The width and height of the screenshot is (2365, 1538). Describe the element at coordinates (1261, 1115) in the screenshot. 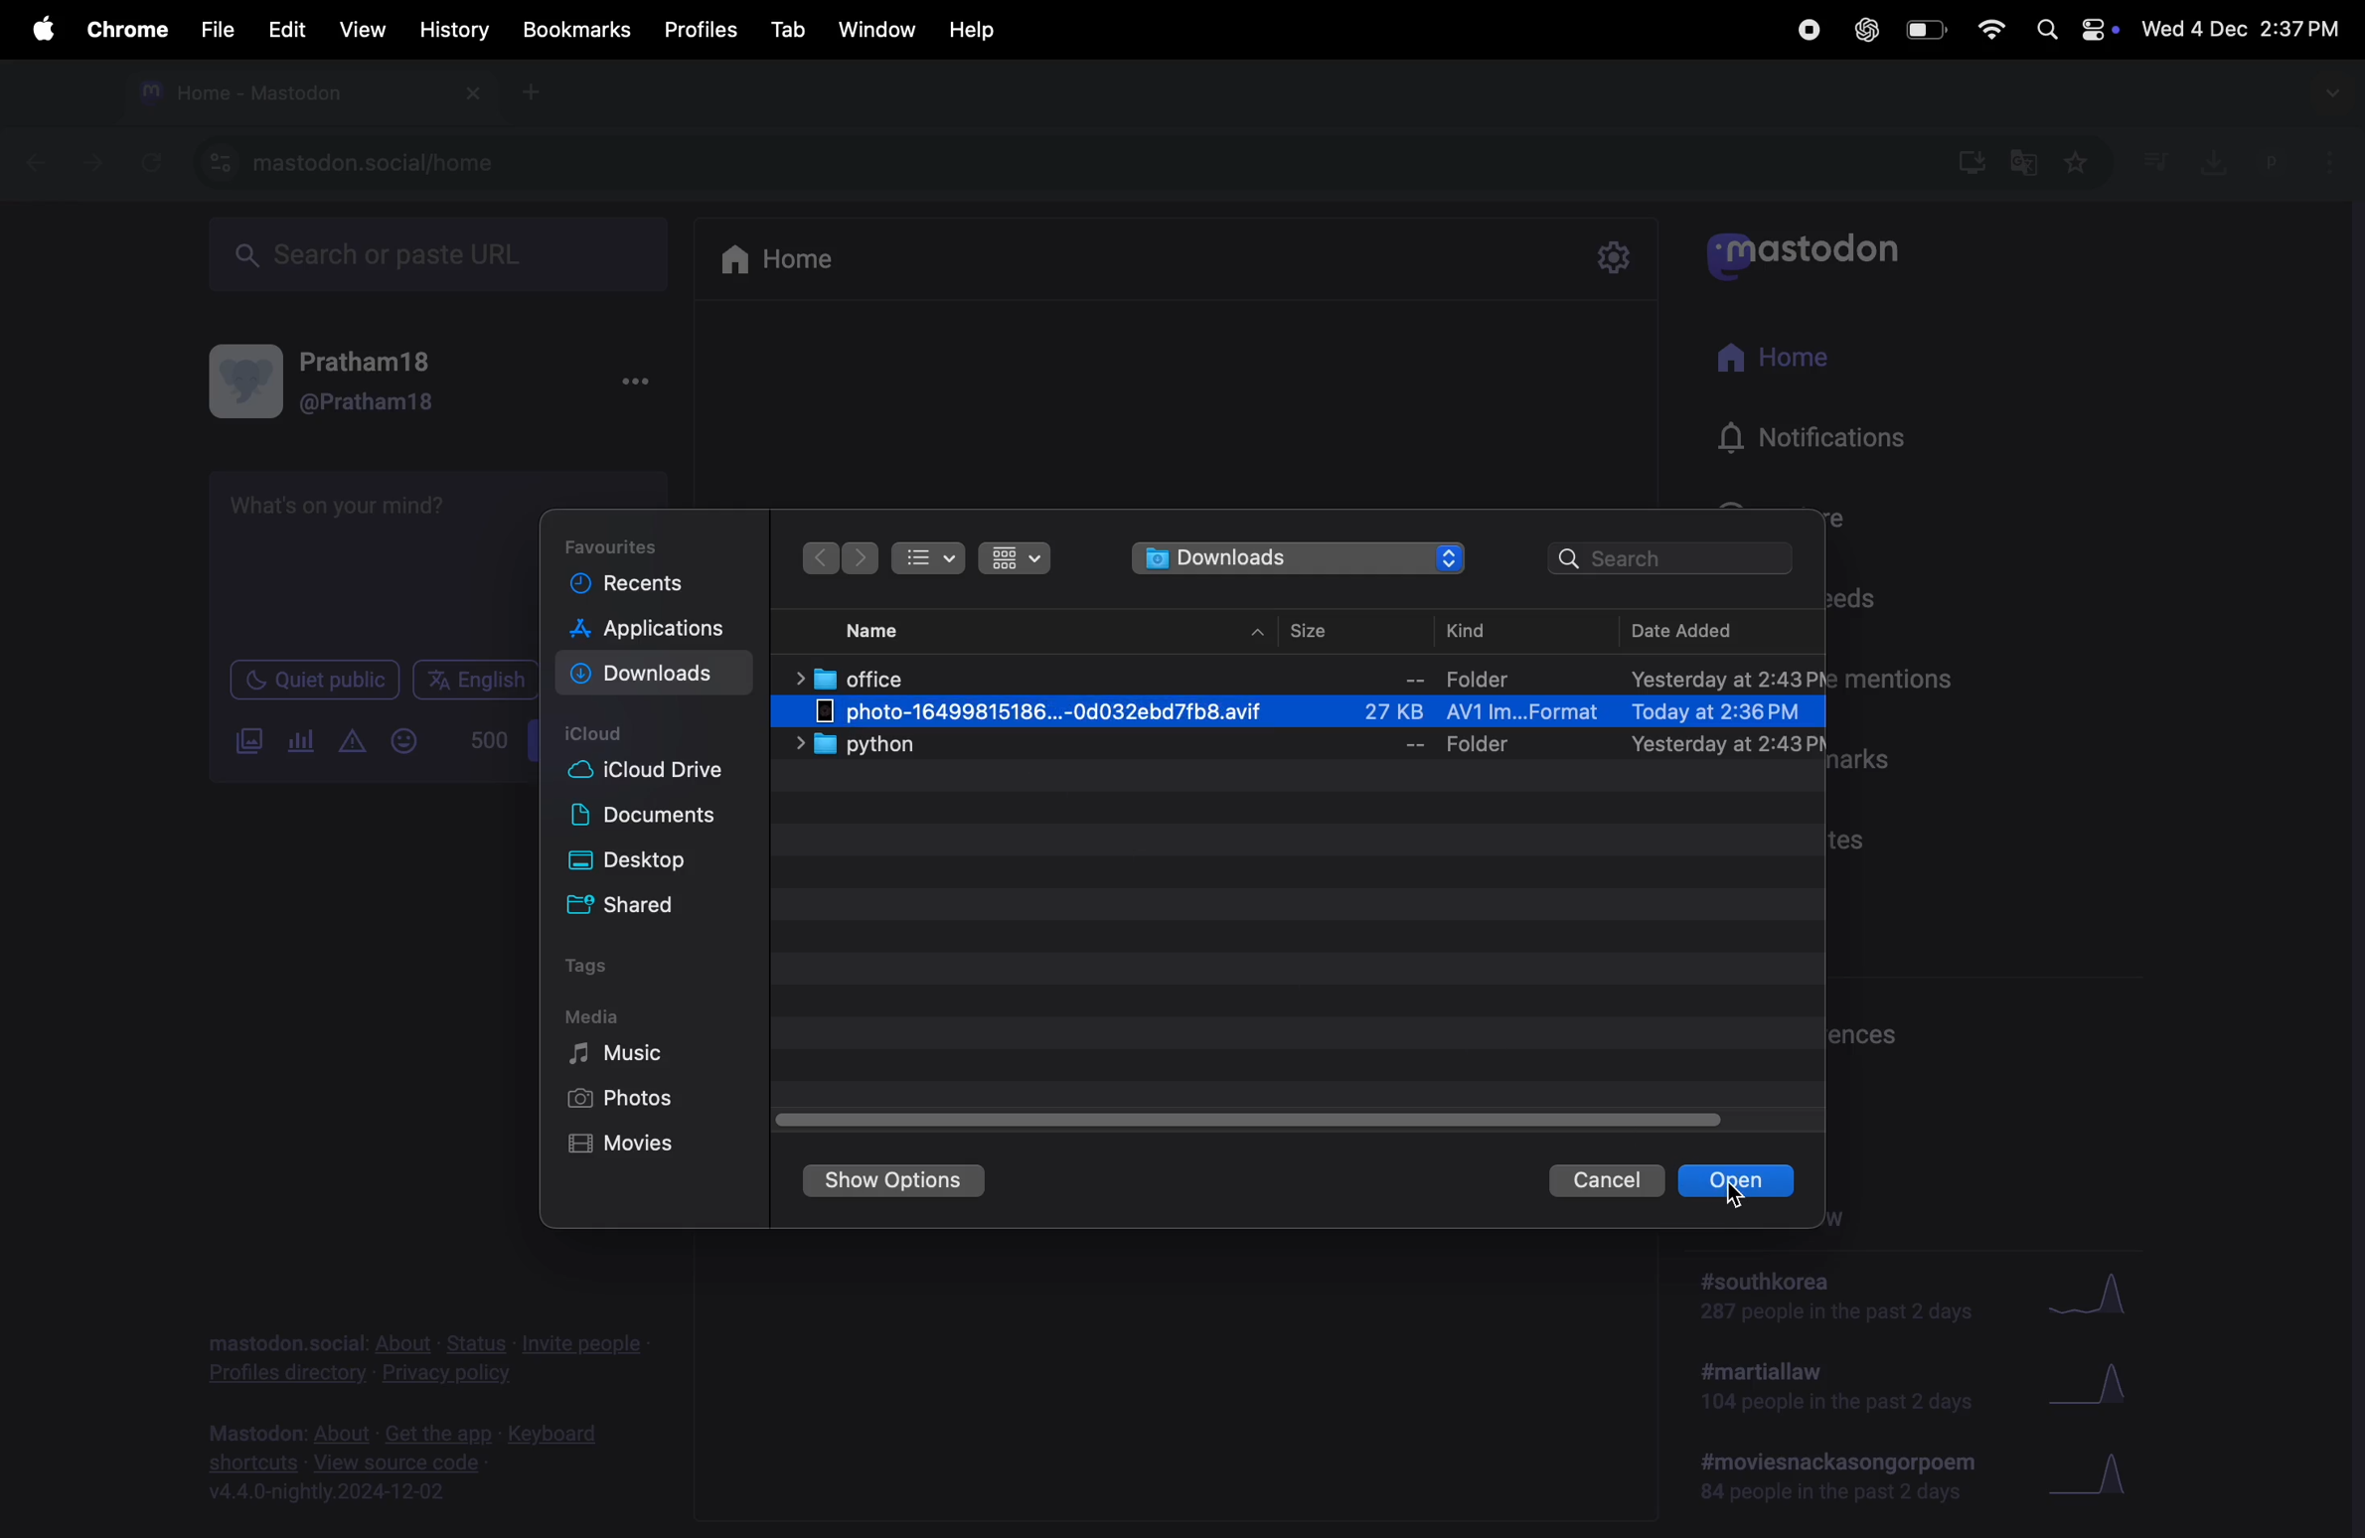

I see `toggle bar` at that location.